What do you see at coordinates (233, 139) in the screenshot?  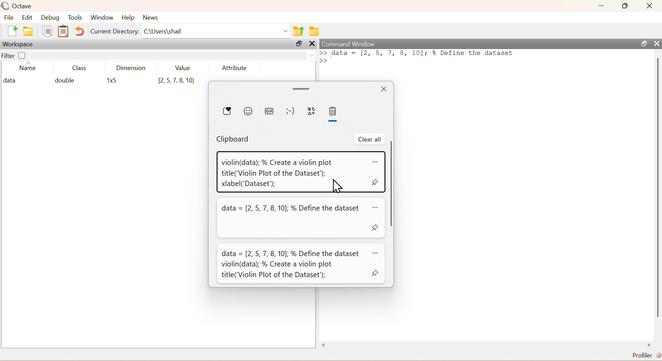 I see `Clipboard` at bounding box center [233, 139].